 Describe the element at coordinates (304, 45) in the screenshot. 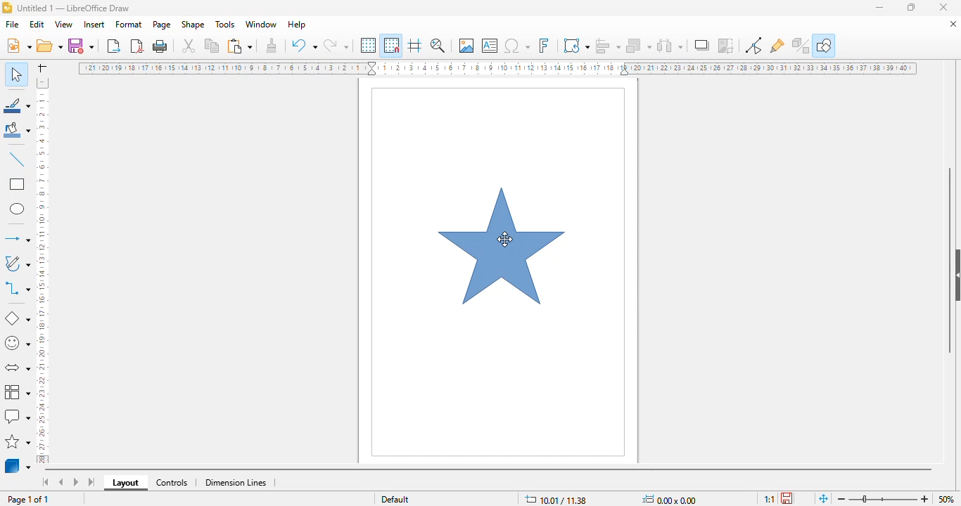

I see `undo` at that location.